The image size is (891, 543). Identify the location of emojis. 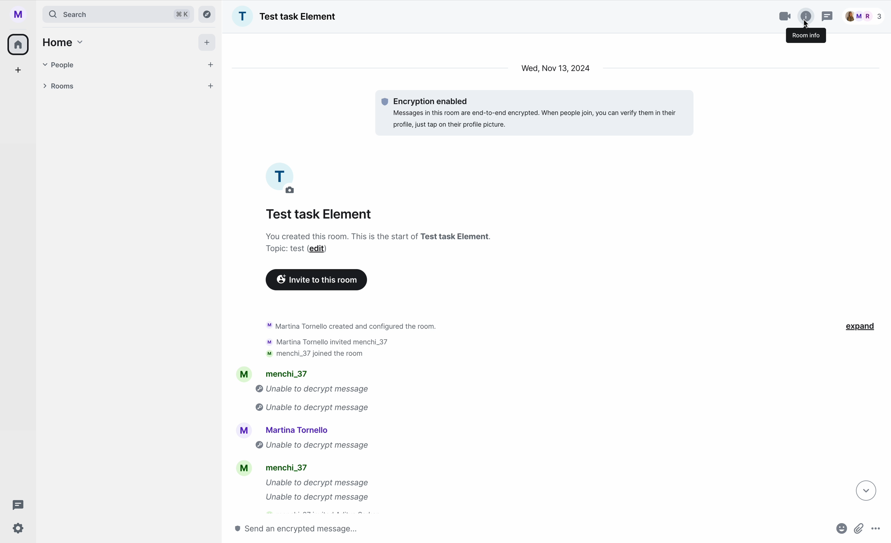
(840, 529).